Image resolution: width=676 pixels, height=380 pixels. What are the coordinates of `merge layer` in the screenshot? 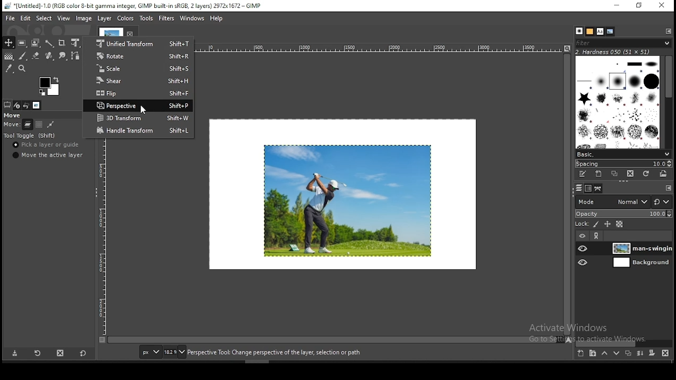 It's located at (640, 352).